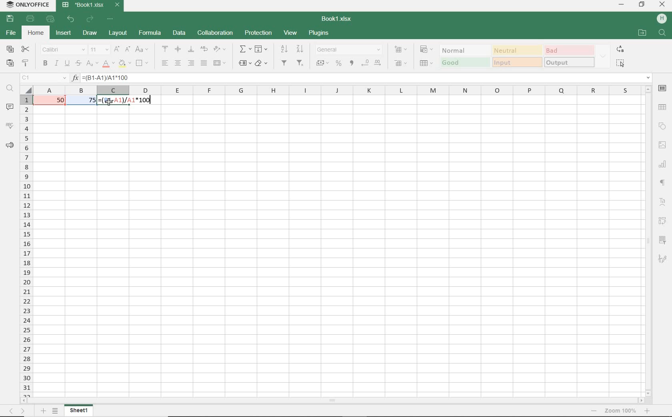  I want to click on file name, so click(92, 6).